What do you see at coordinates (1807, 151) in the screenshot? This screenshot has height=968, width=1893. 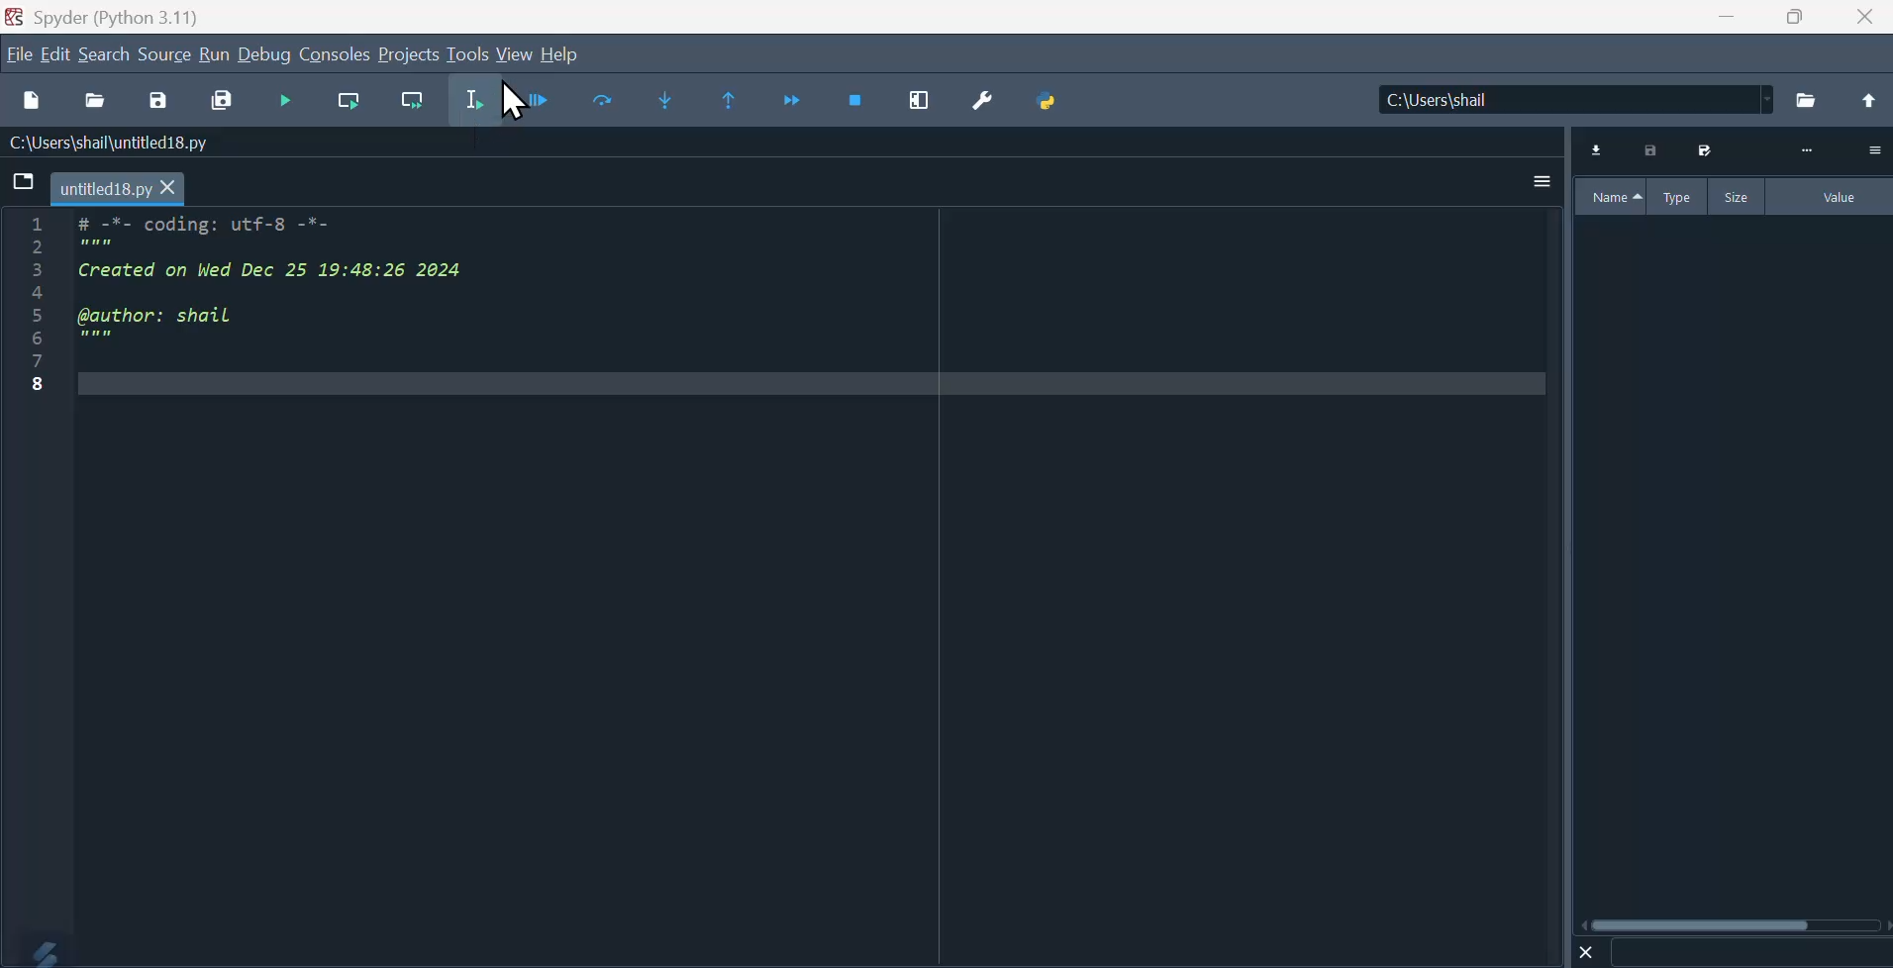 I see `More` at bounding box center [1807, 151].